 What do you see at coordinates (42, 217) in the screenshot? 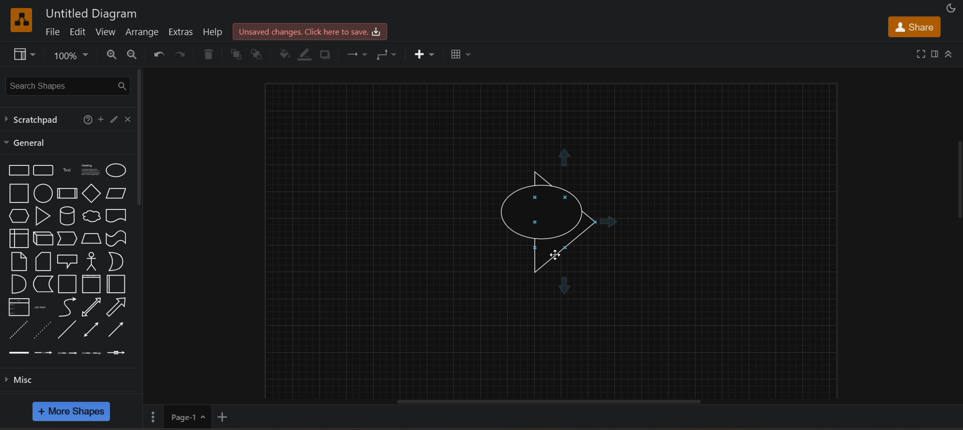
I see `triangle` at bounding box center [42, 217].